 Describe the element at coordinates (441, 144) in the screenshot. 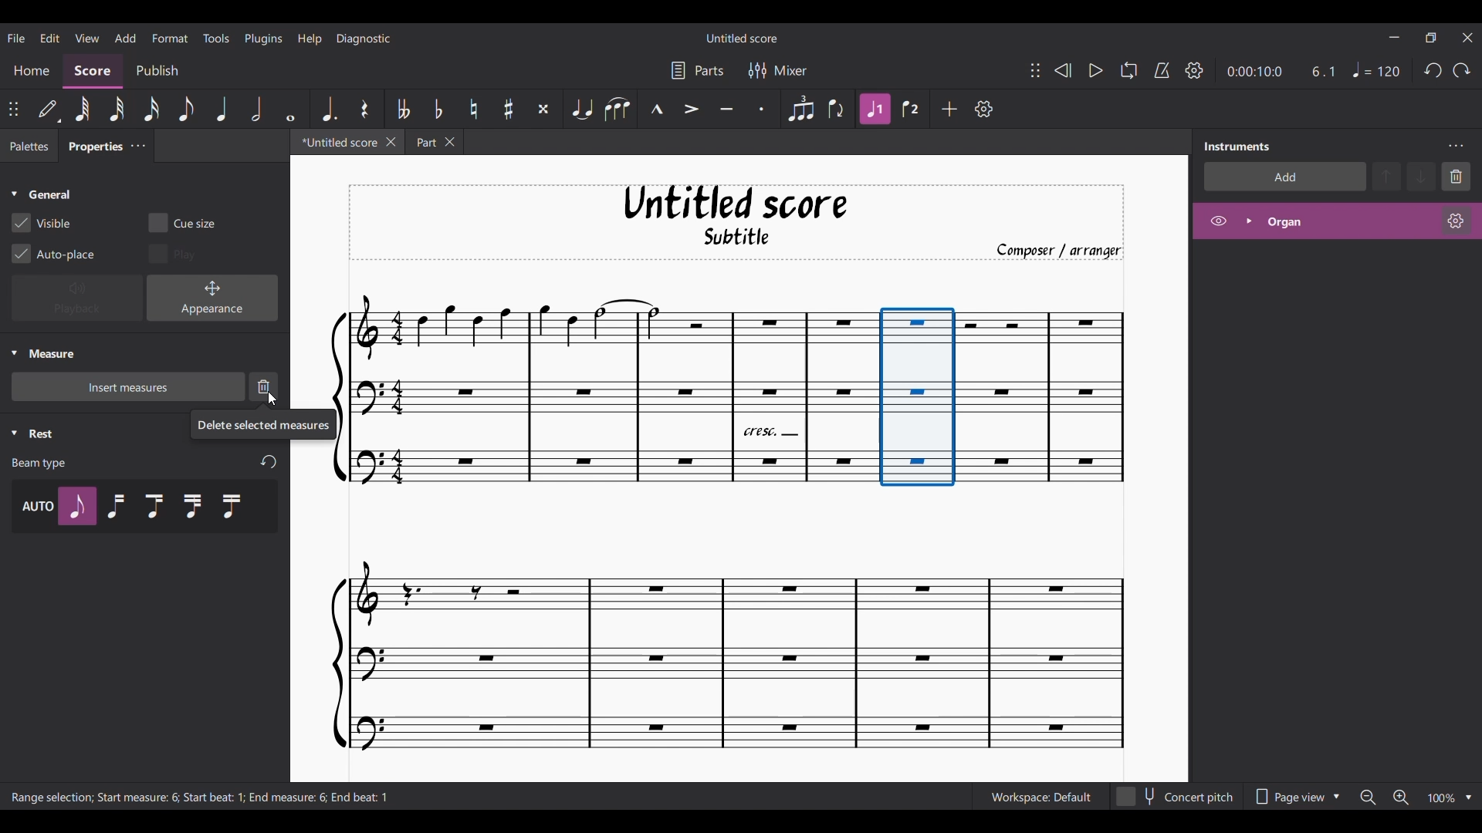

I see `part` at that location.